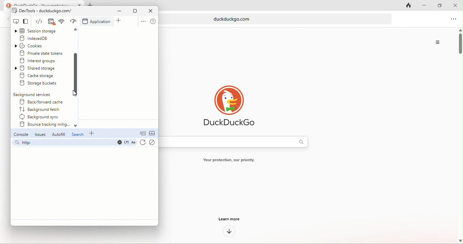 The image size is (463, 244). What do you see at coordinates (42, 76) in the screenshot?
I see `create storage` at bounding box center [42, 76].